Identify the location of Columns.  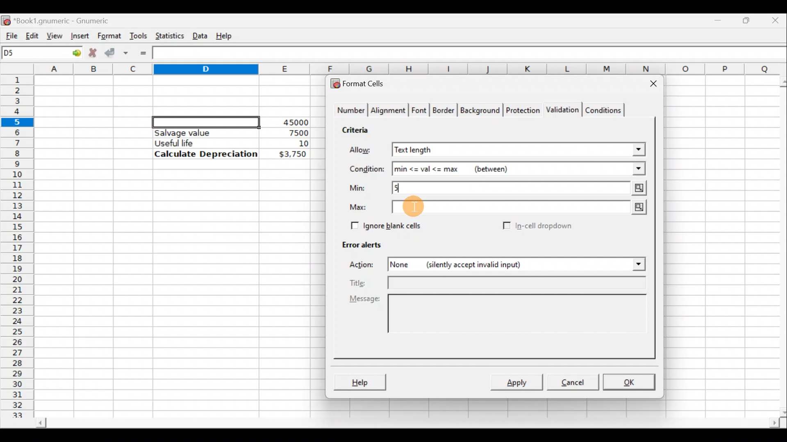
(412, 69).